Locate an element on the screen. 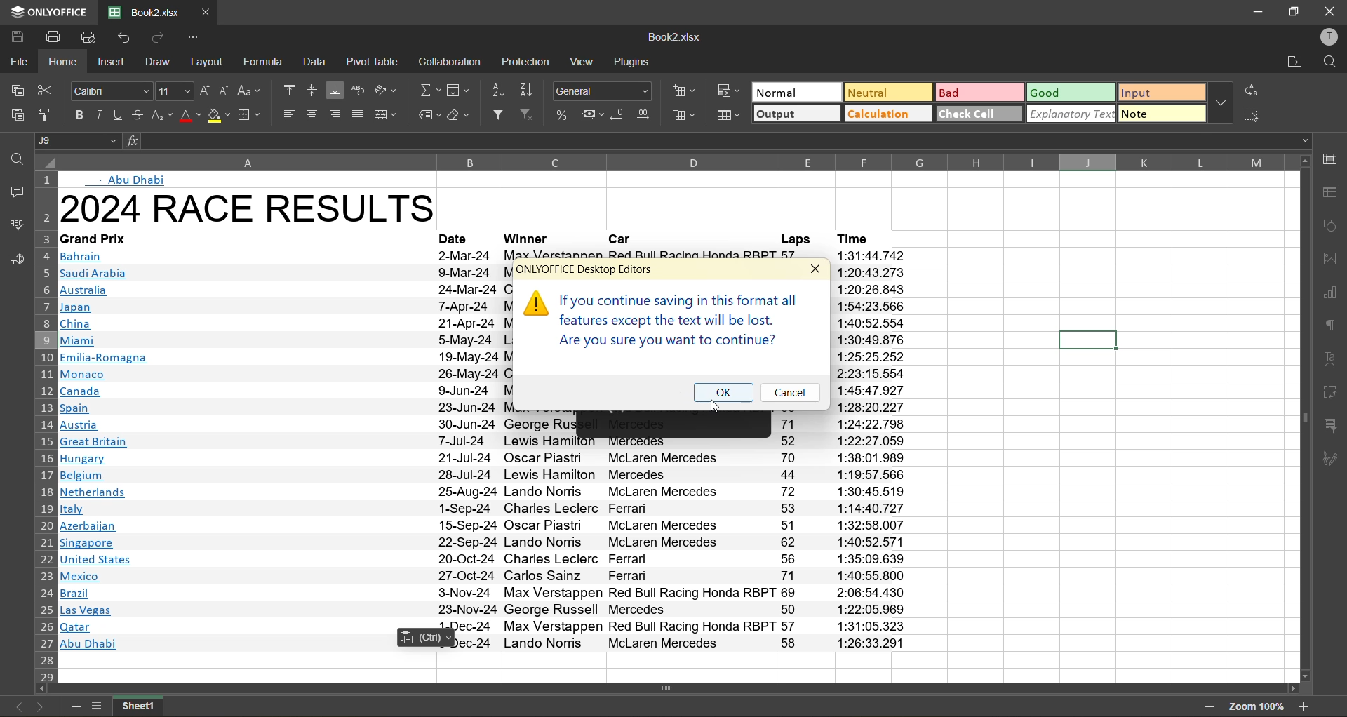 The image size is (1347, 717). ok is located at coordinates (724, 390).